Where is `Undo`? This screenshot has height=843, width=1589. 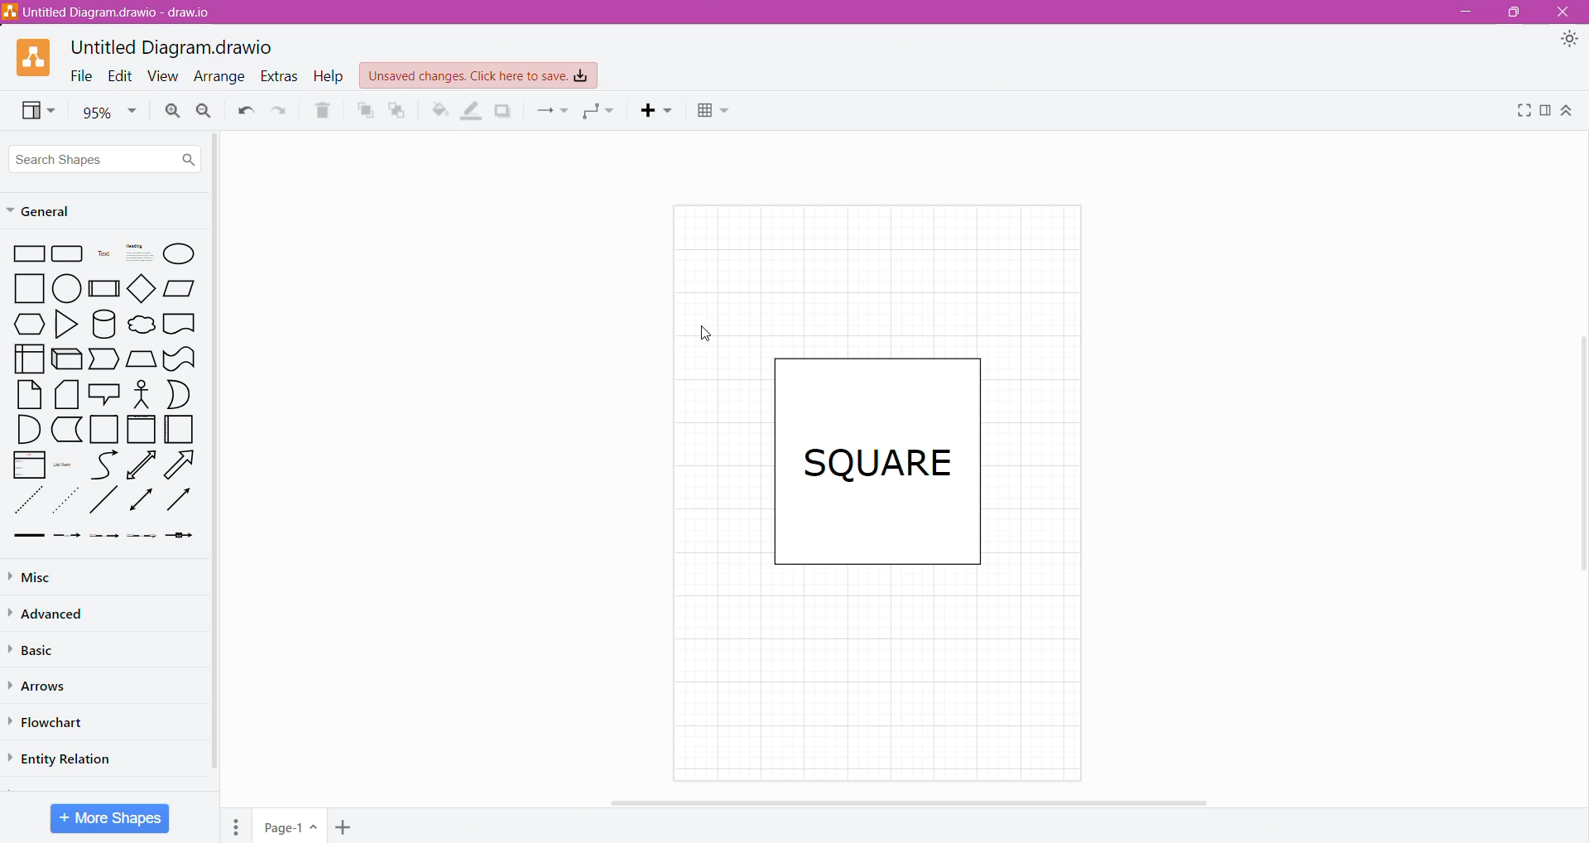
Undo is located at coordinates (246, 111).